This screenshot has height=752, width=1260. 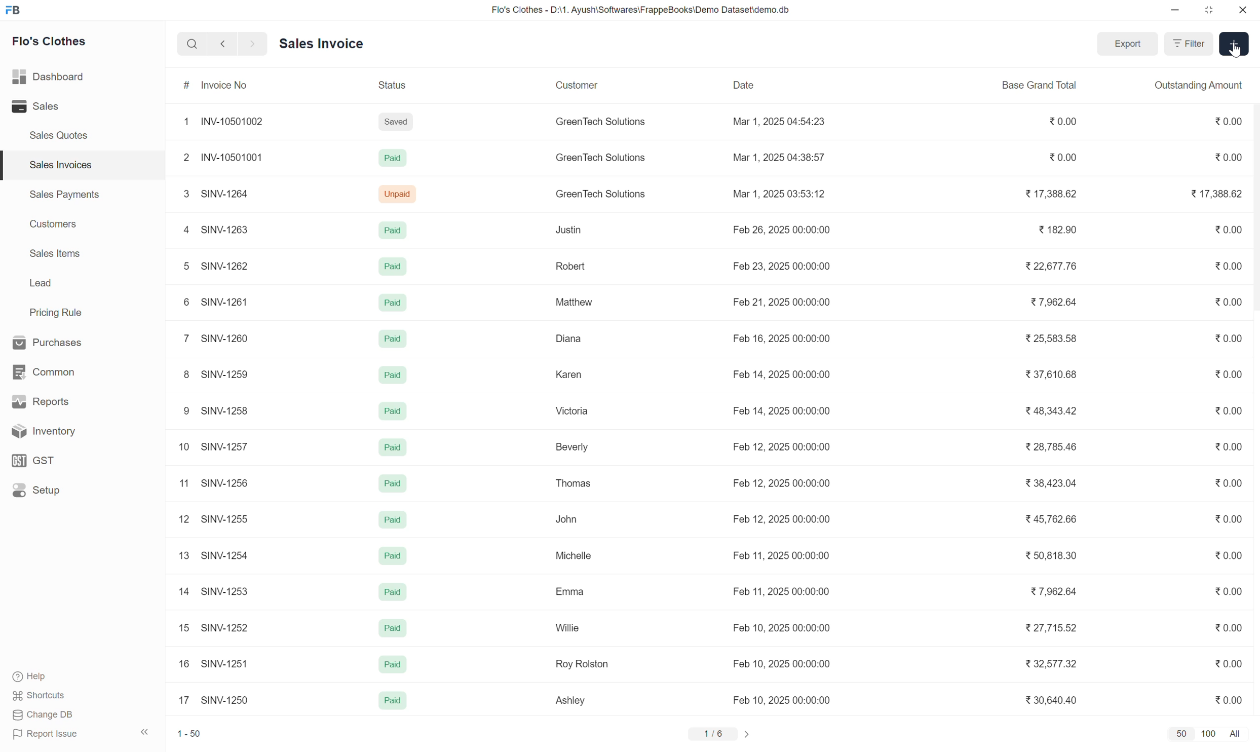 What do you see at coordinates (225, 484) in the screenshot?
I see `SINV-1256` at bounding box center [225, 484].